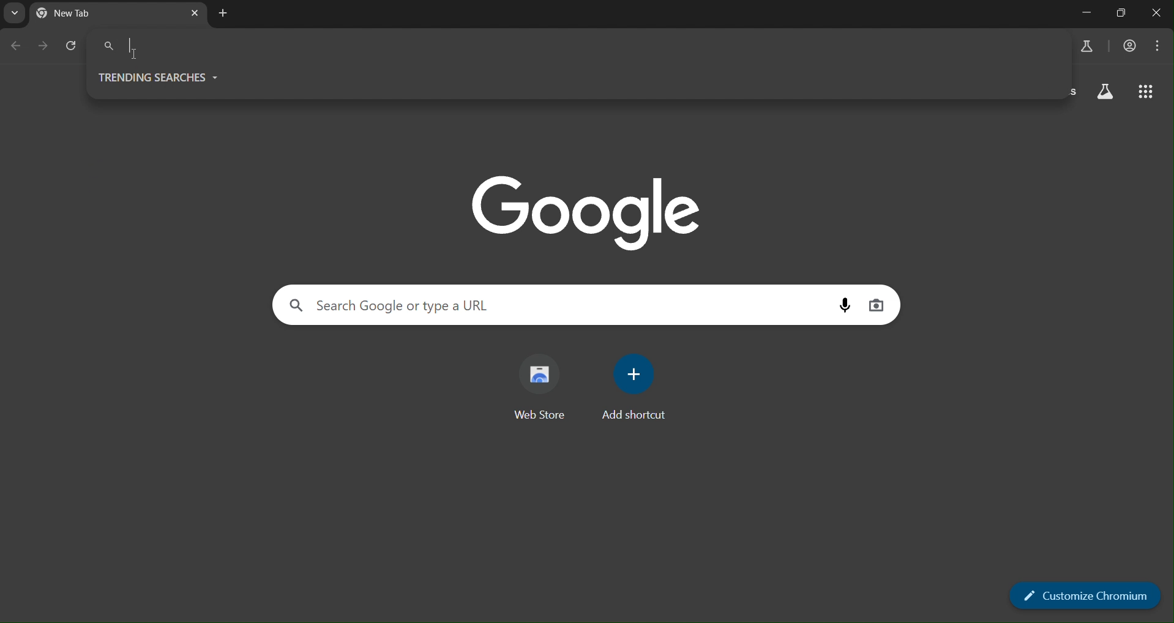 This screenshot has width=1174, height=623. What do you see at coordinates (878, 304) in the screenshot?
I see `image search` at bounding box center [878, 304].